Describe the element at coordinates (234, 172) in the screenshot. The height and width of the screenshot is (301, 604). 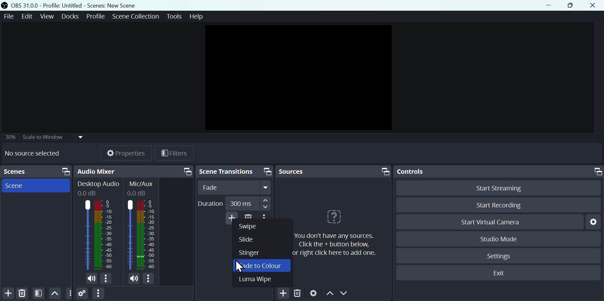
I see `` at that location.